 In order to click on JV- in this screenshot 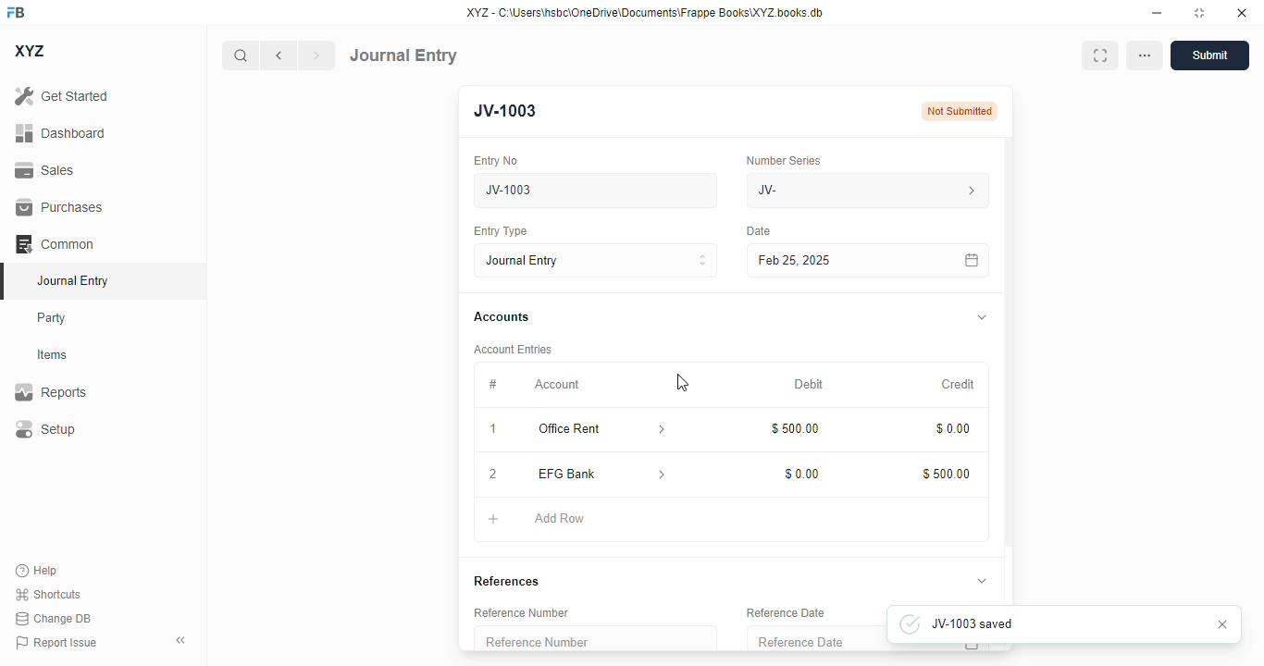, I will do `click(827, 191)`.